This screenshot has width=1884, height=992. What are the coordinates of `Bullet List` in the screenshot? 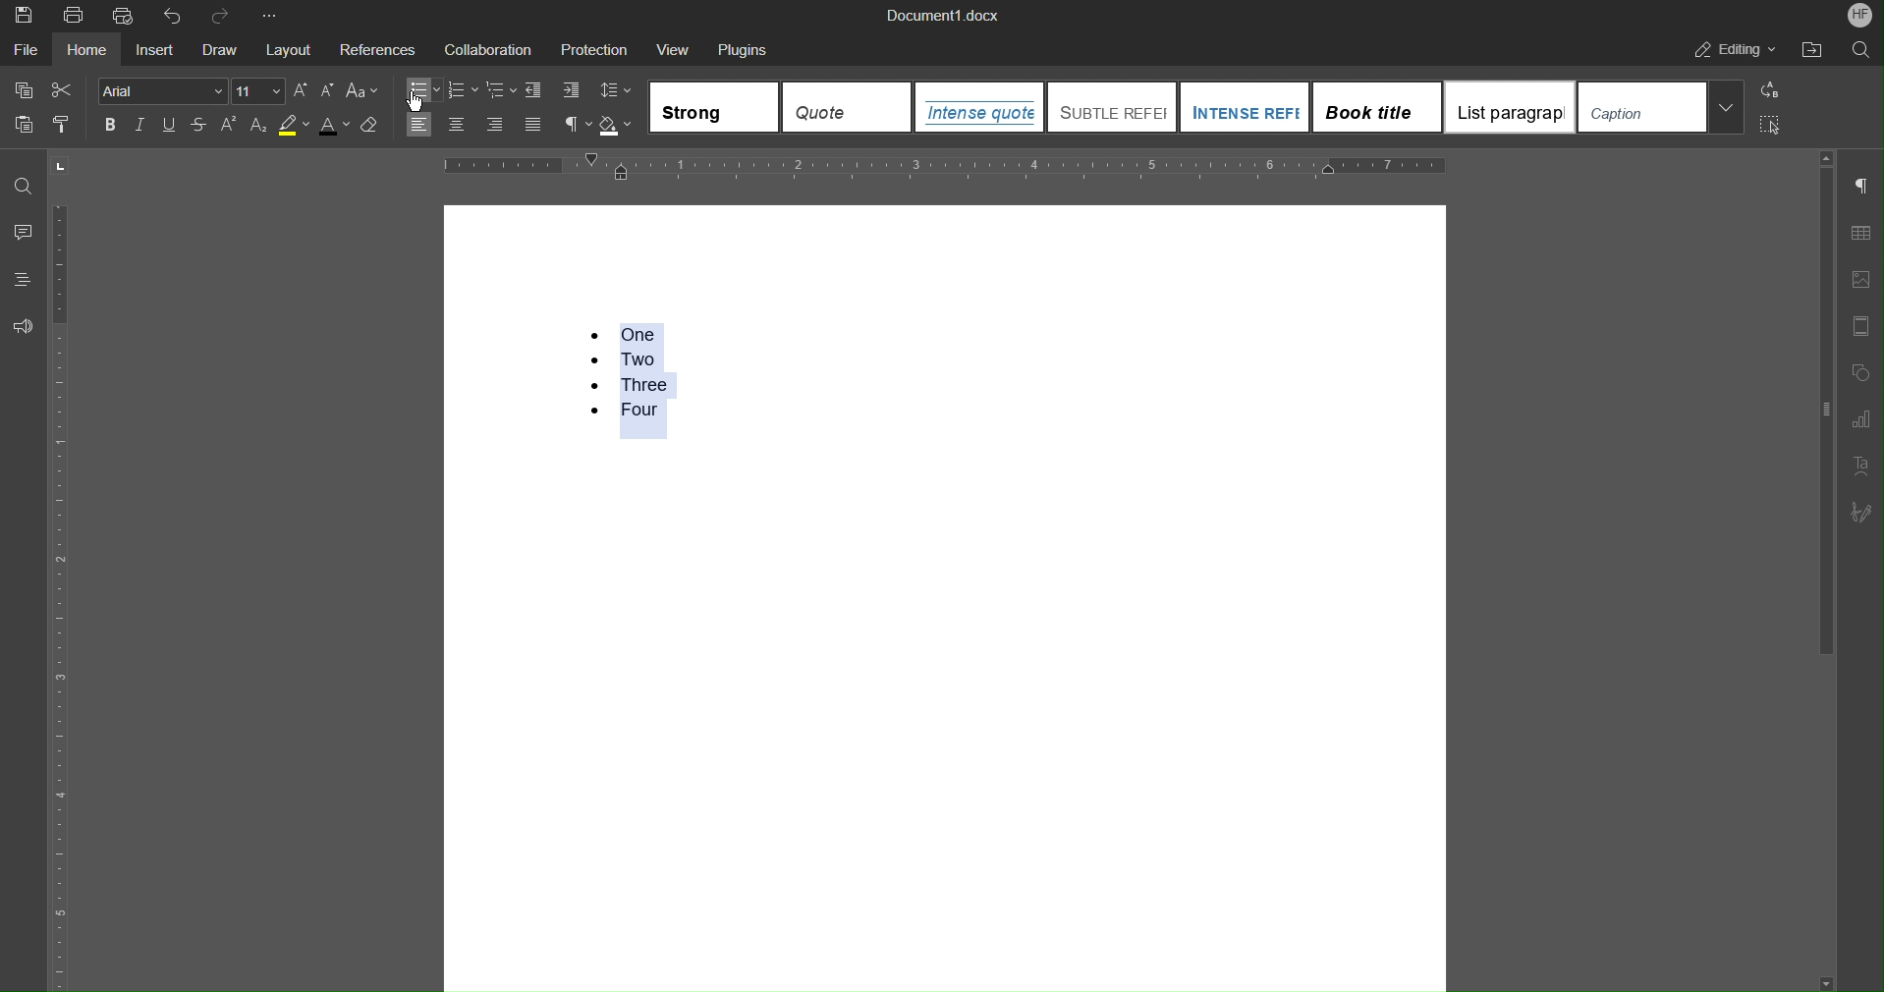 It's located at (424, 89).